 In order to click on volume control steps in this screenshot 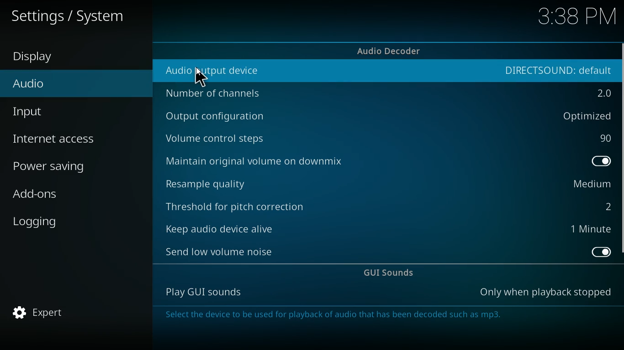, I will do `click(226, 138)`.